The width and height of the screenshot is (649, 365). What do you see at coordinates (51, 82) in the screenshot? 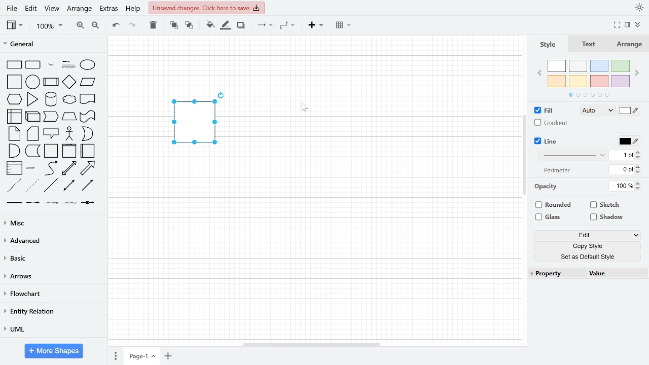
I see `process` at bounding box center [51, 82].